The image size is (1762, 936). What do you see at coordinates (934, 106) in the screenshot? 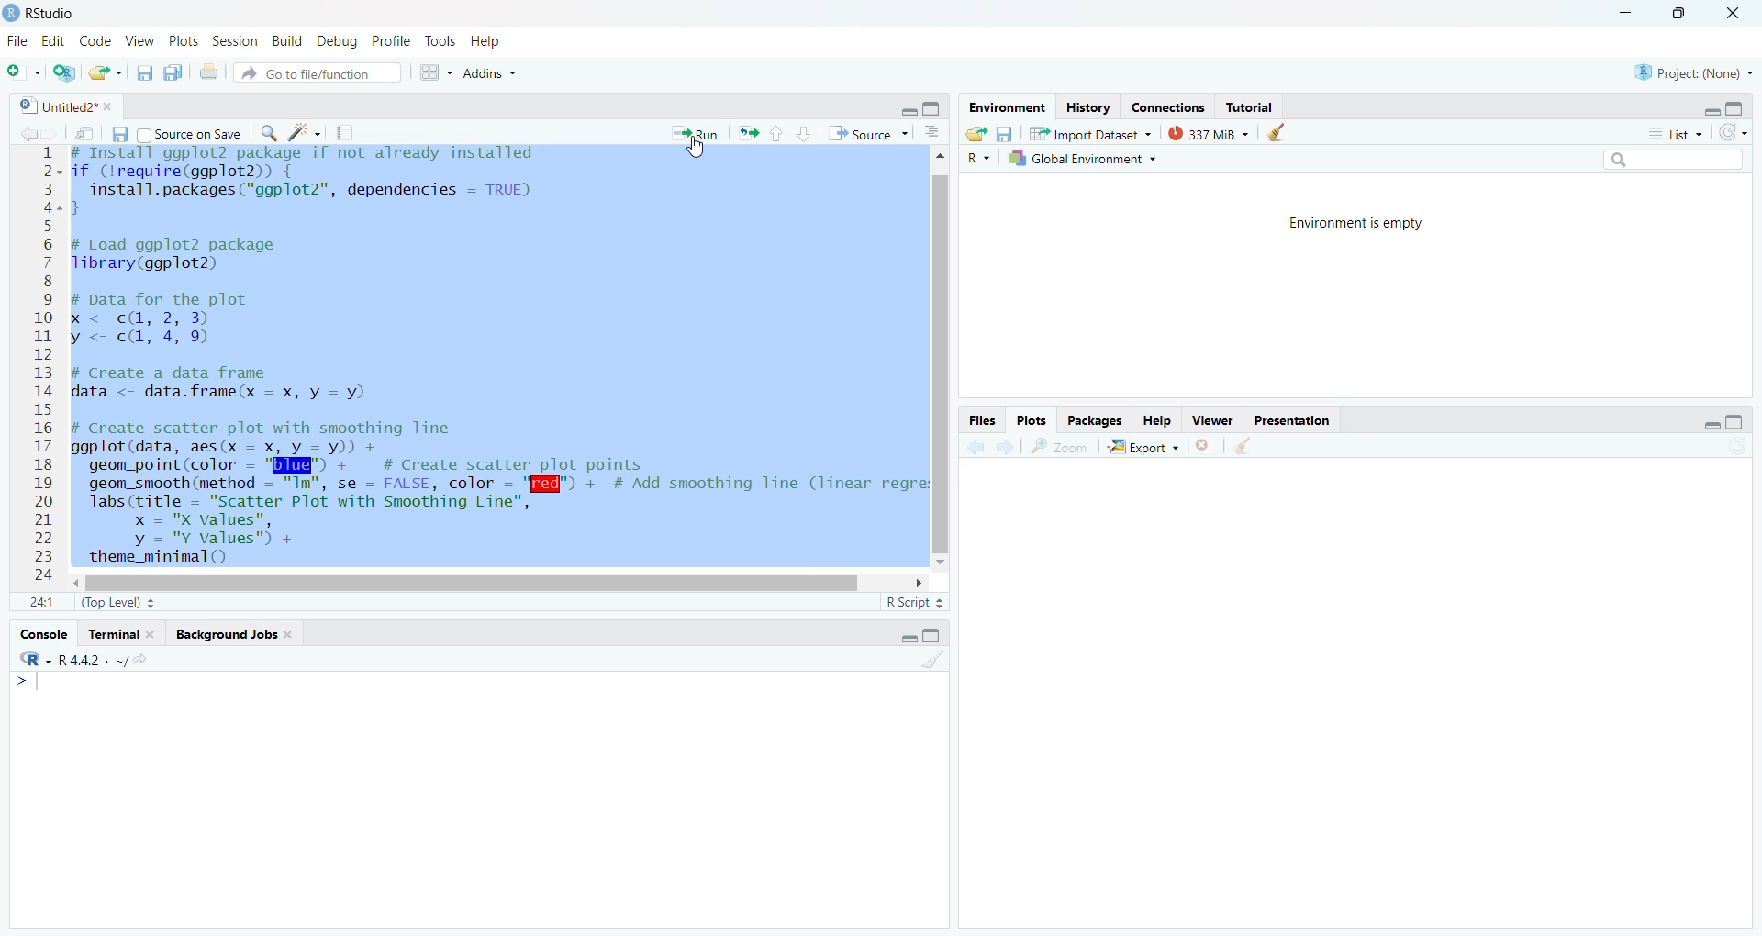
I see `hide console` at bounding box center [934, 106].